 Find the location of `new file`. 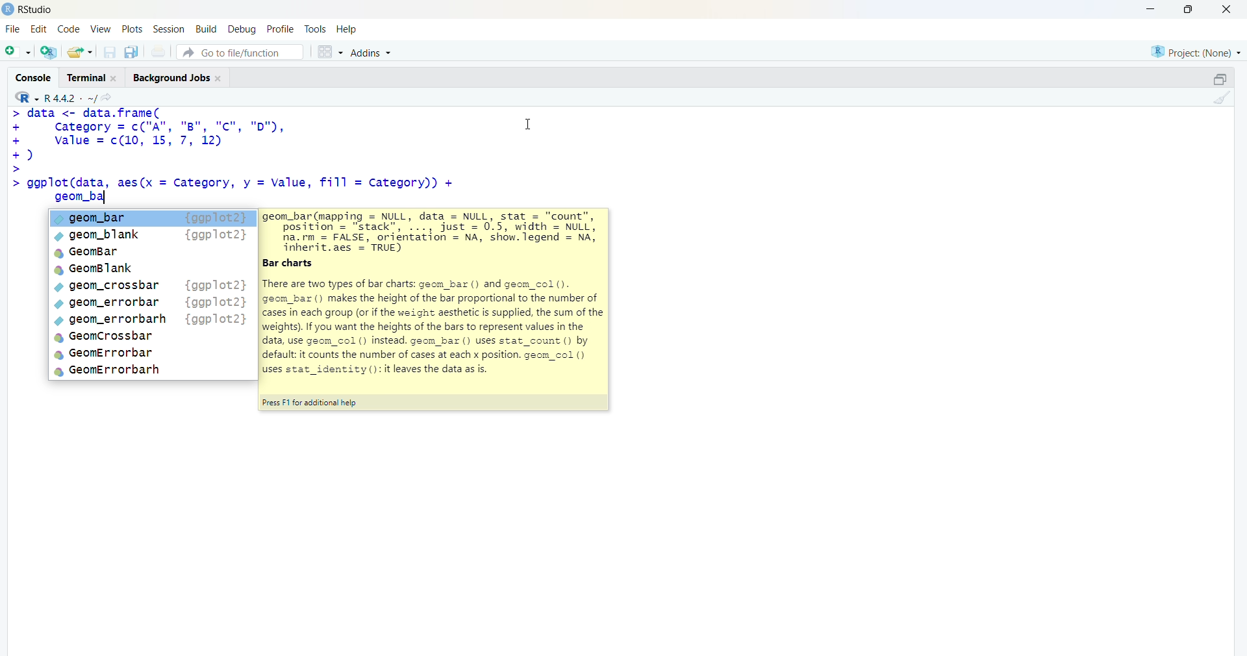

new file is located at coordinates (18, 50).